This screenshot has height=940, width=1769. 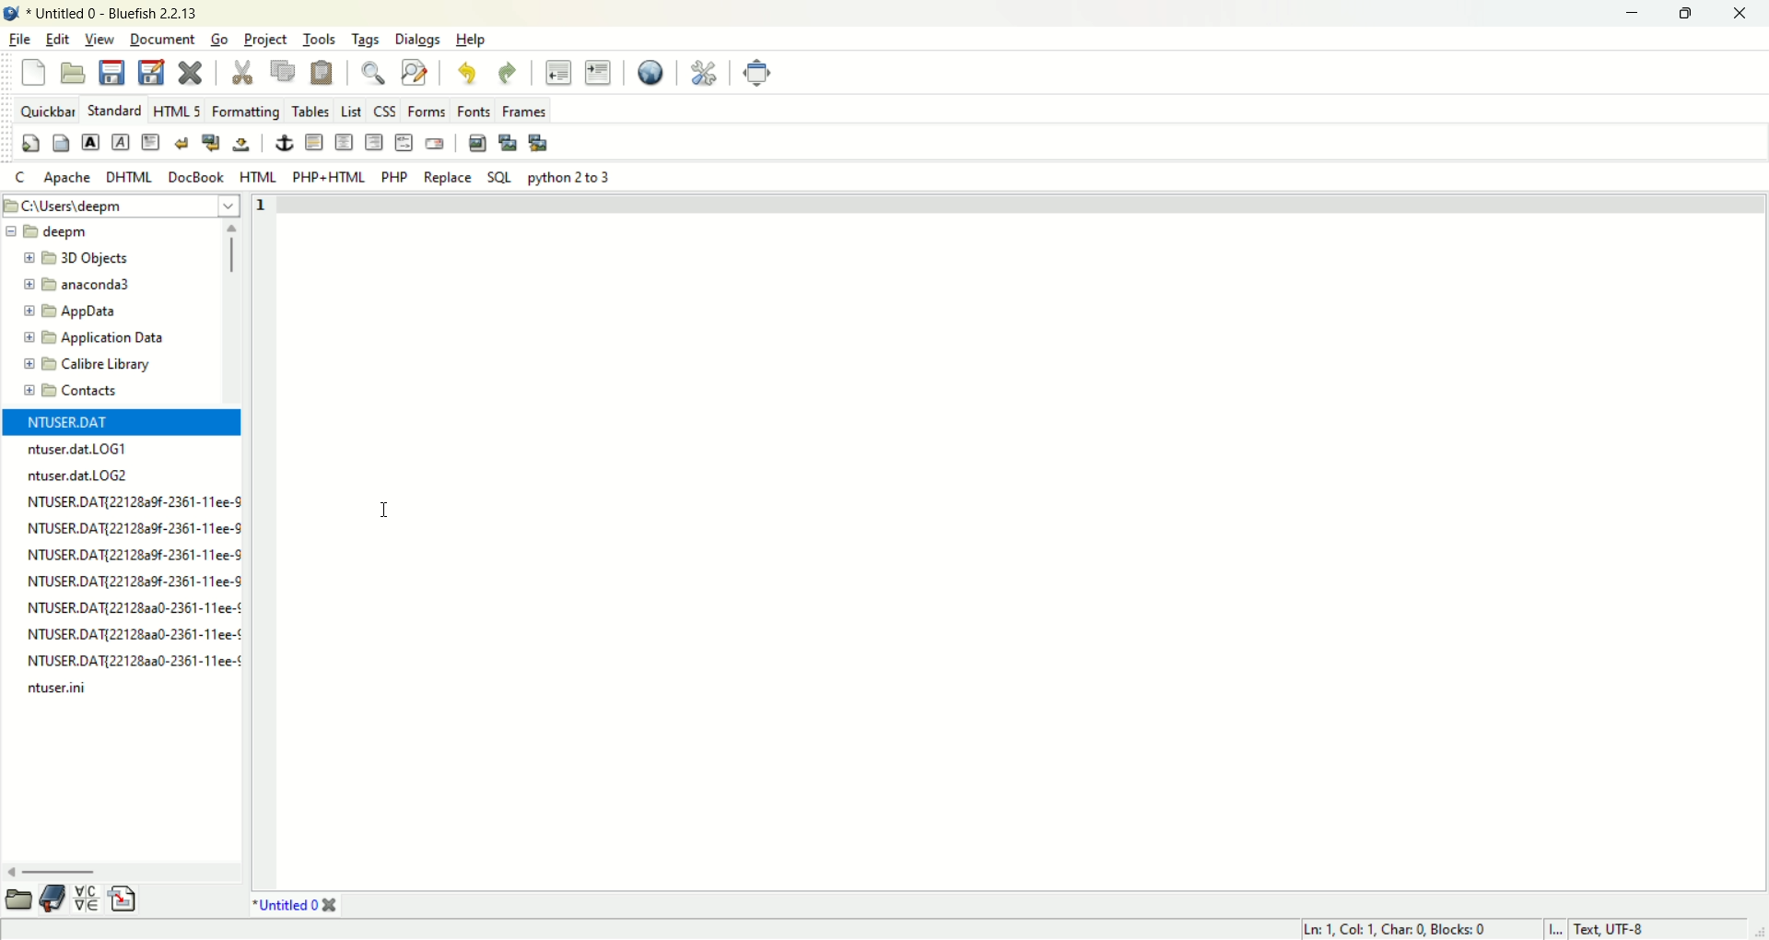 What do you see at coordinates (76, 393) in the screenshot?
I see `folder name` at bounding box center [76, 393].